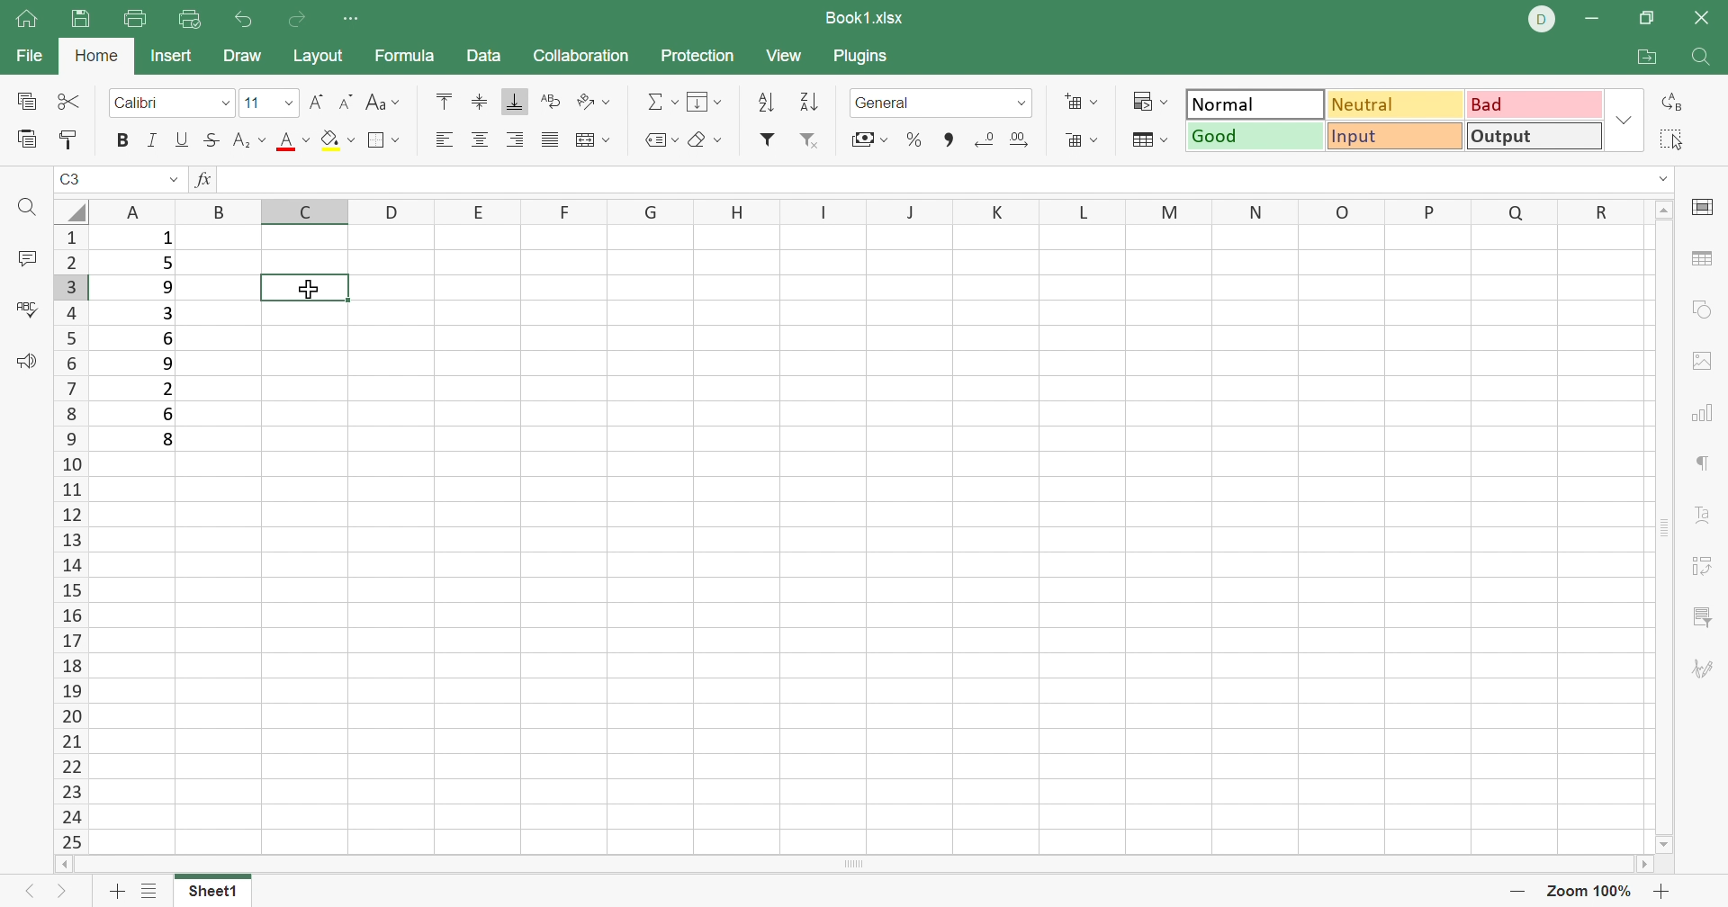 Image resolution: width=1728 pixels, height=907 pixels. Describe the element at coordinates (31, 101) in the screenshot. I see `Copy` at that location.